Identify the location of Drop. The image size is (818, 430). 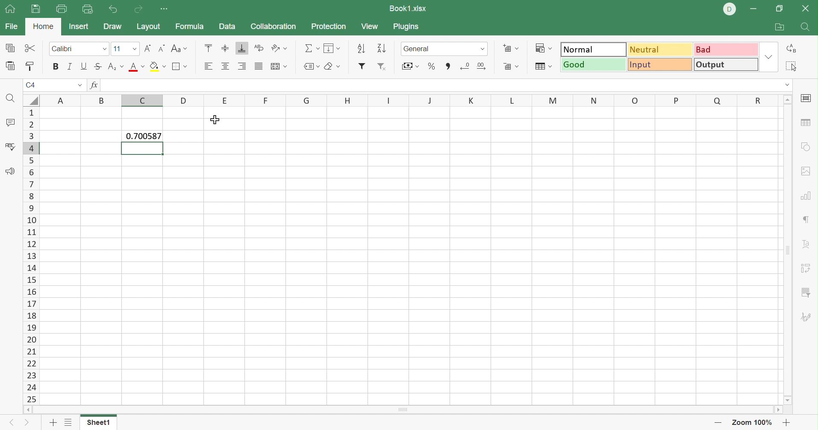
(768, 56).